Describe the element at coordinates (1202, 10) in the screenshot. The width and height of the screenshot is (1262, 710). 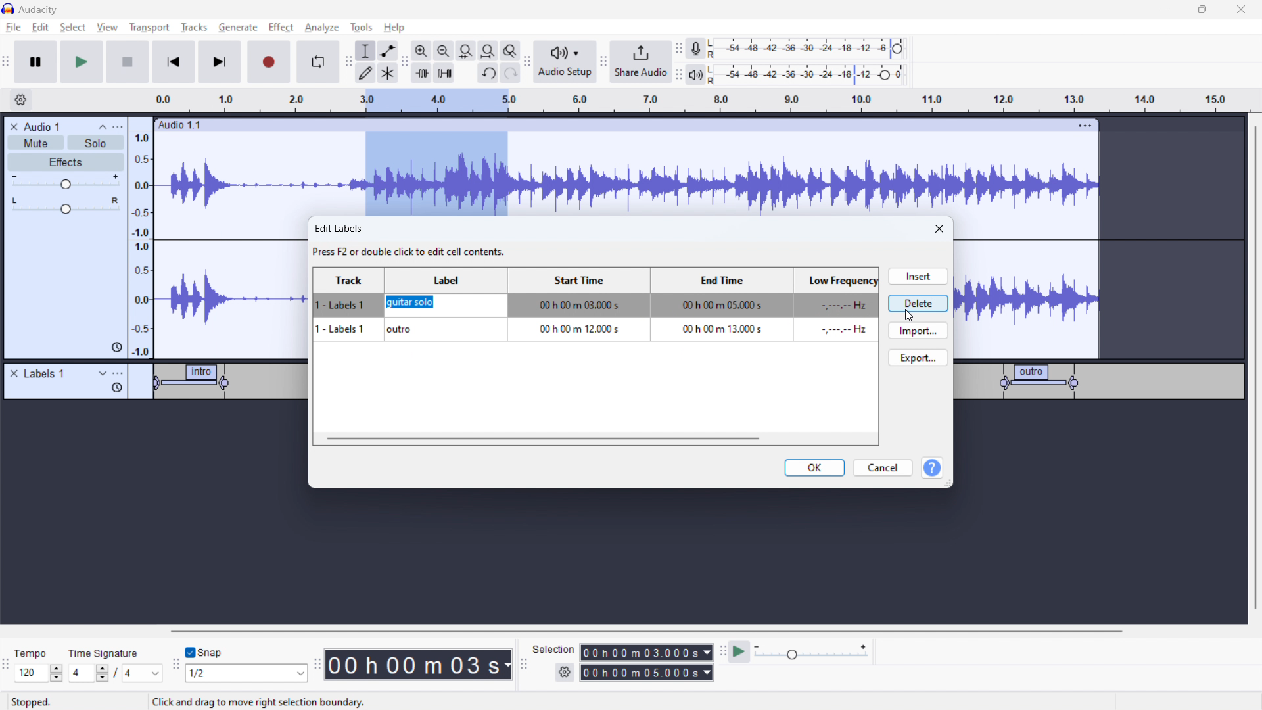
I see `maximize` at that location.